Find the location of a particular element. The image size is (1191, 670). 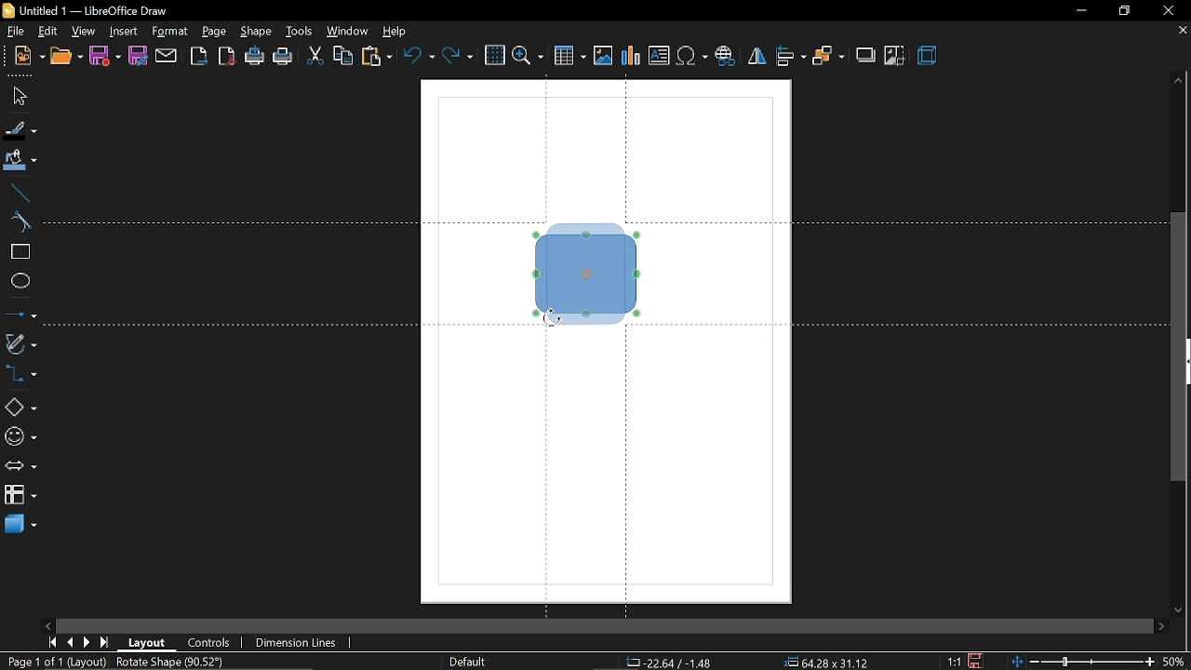

view is located at coordinates (85, 33).